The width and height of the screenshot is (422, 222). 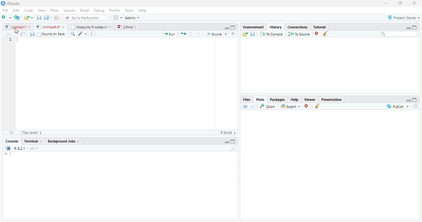 What do you see at coordinates (64, 141) in the screenshot?
I see `Background Jobs` at bounding box center [64, 141].